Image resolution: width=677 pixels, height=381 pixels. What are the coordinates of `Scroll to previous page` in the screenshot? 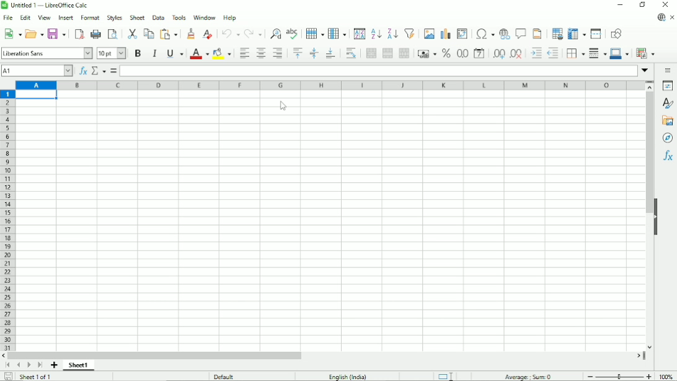 It's located at (18, 365).